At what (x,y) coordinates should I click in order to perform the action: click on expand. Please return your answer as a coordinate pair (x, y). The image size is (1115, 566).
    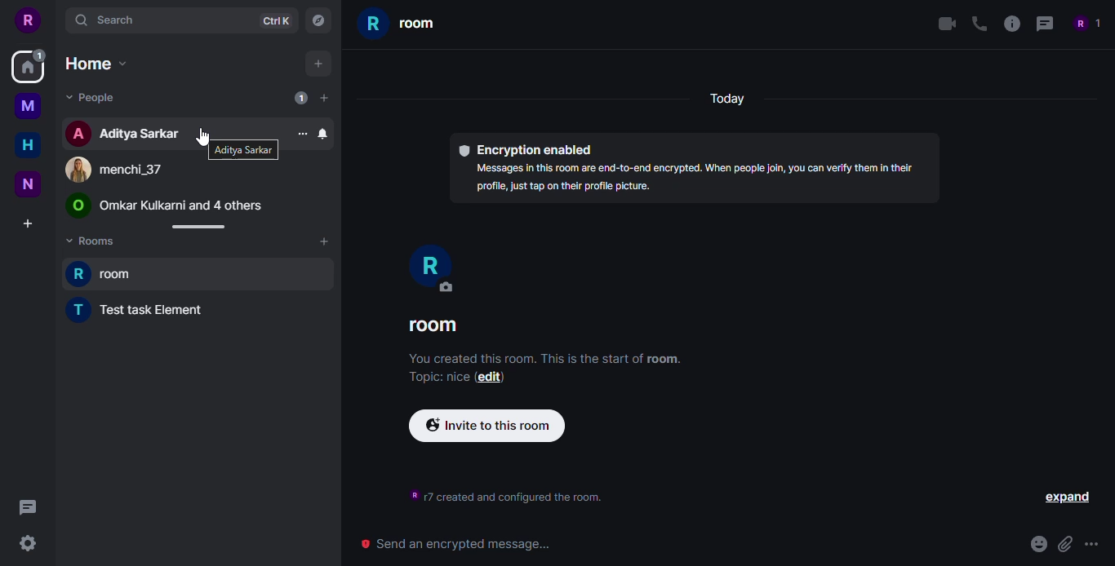
    Looking at the image, I should click on (1068, 498).